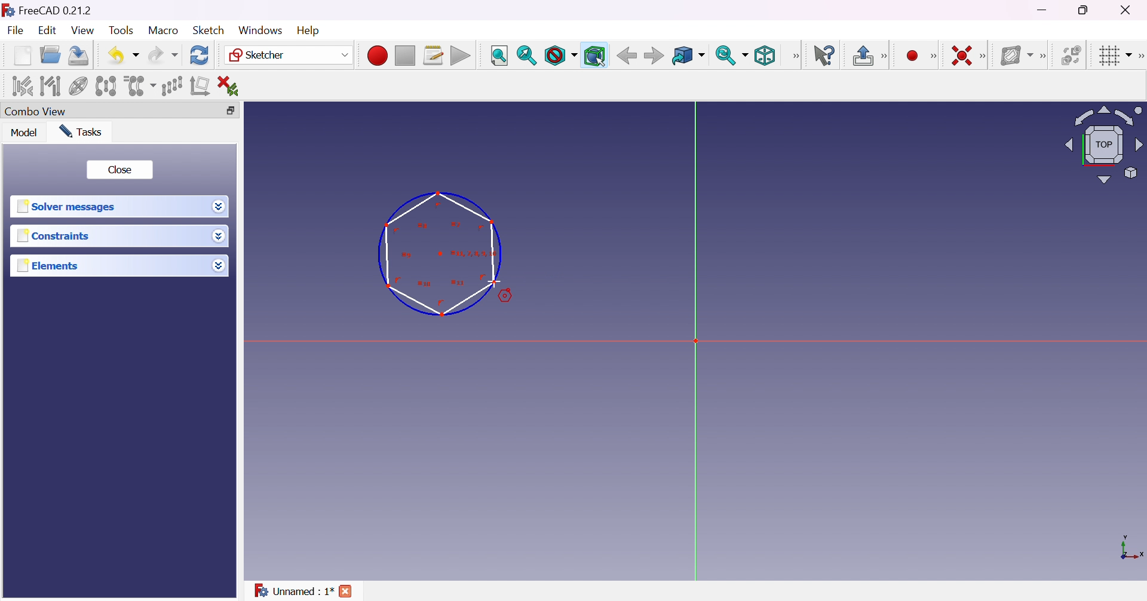 Image resolution: width=1147 pixels, height=601 pixels. I want to click on Drop down, so click(218, 263).